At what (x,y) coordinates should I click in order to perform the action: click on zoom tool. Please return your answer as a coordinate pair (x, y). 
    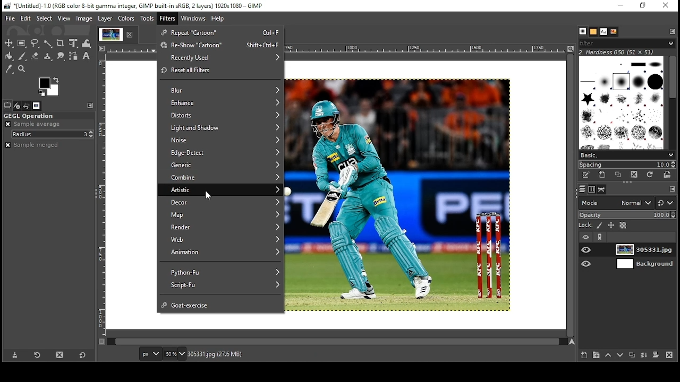
    Looking at the image, I should click on (22, 69).